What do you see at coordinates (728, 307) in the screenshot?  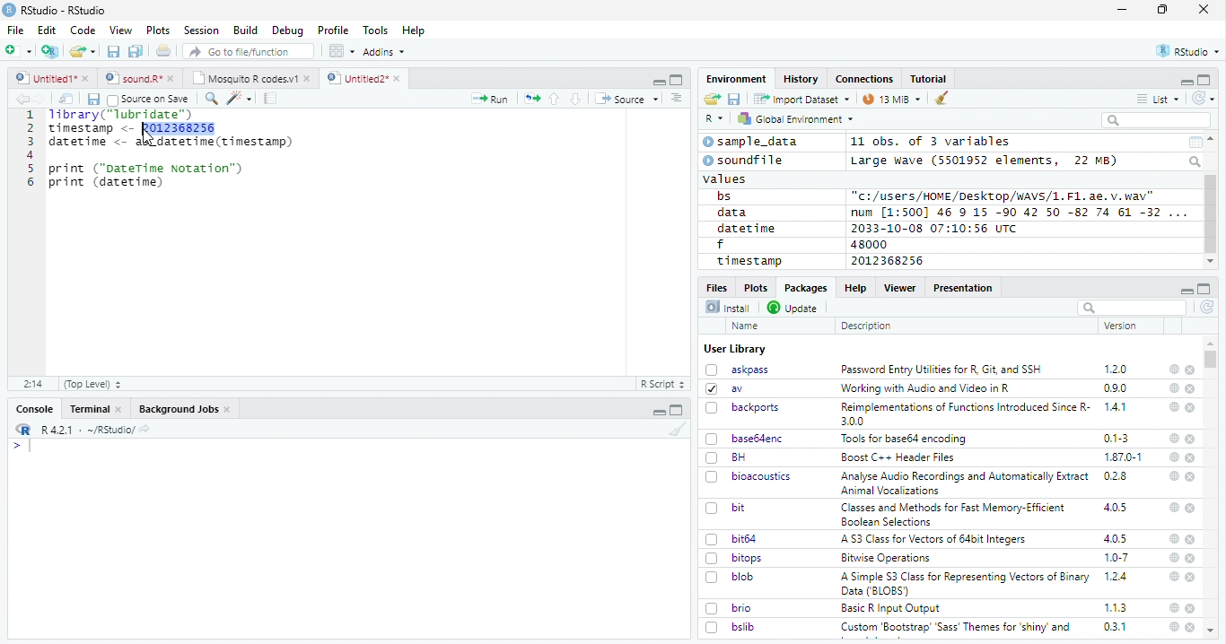 I see `Install` at bounding box center [728, 307].